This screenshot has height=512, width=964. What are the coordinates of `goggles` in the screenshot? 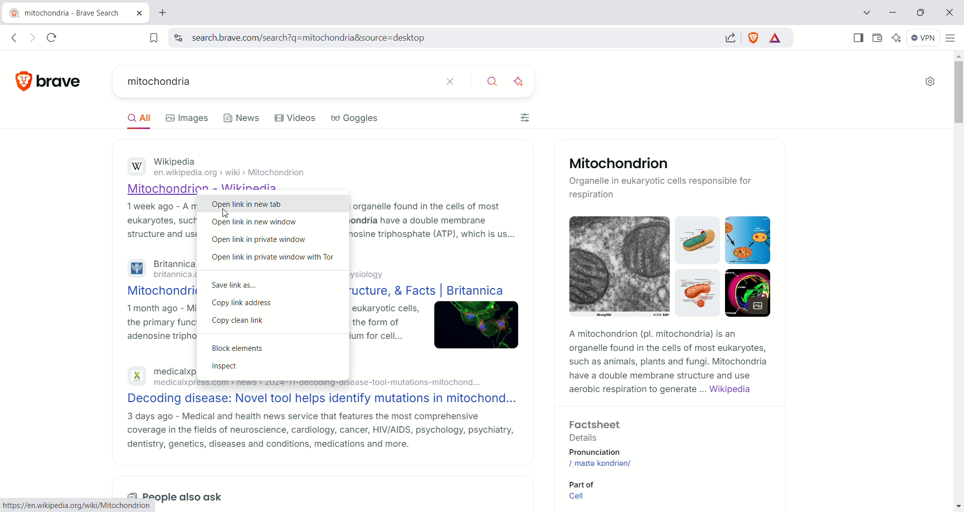 It's located at (355, 121).